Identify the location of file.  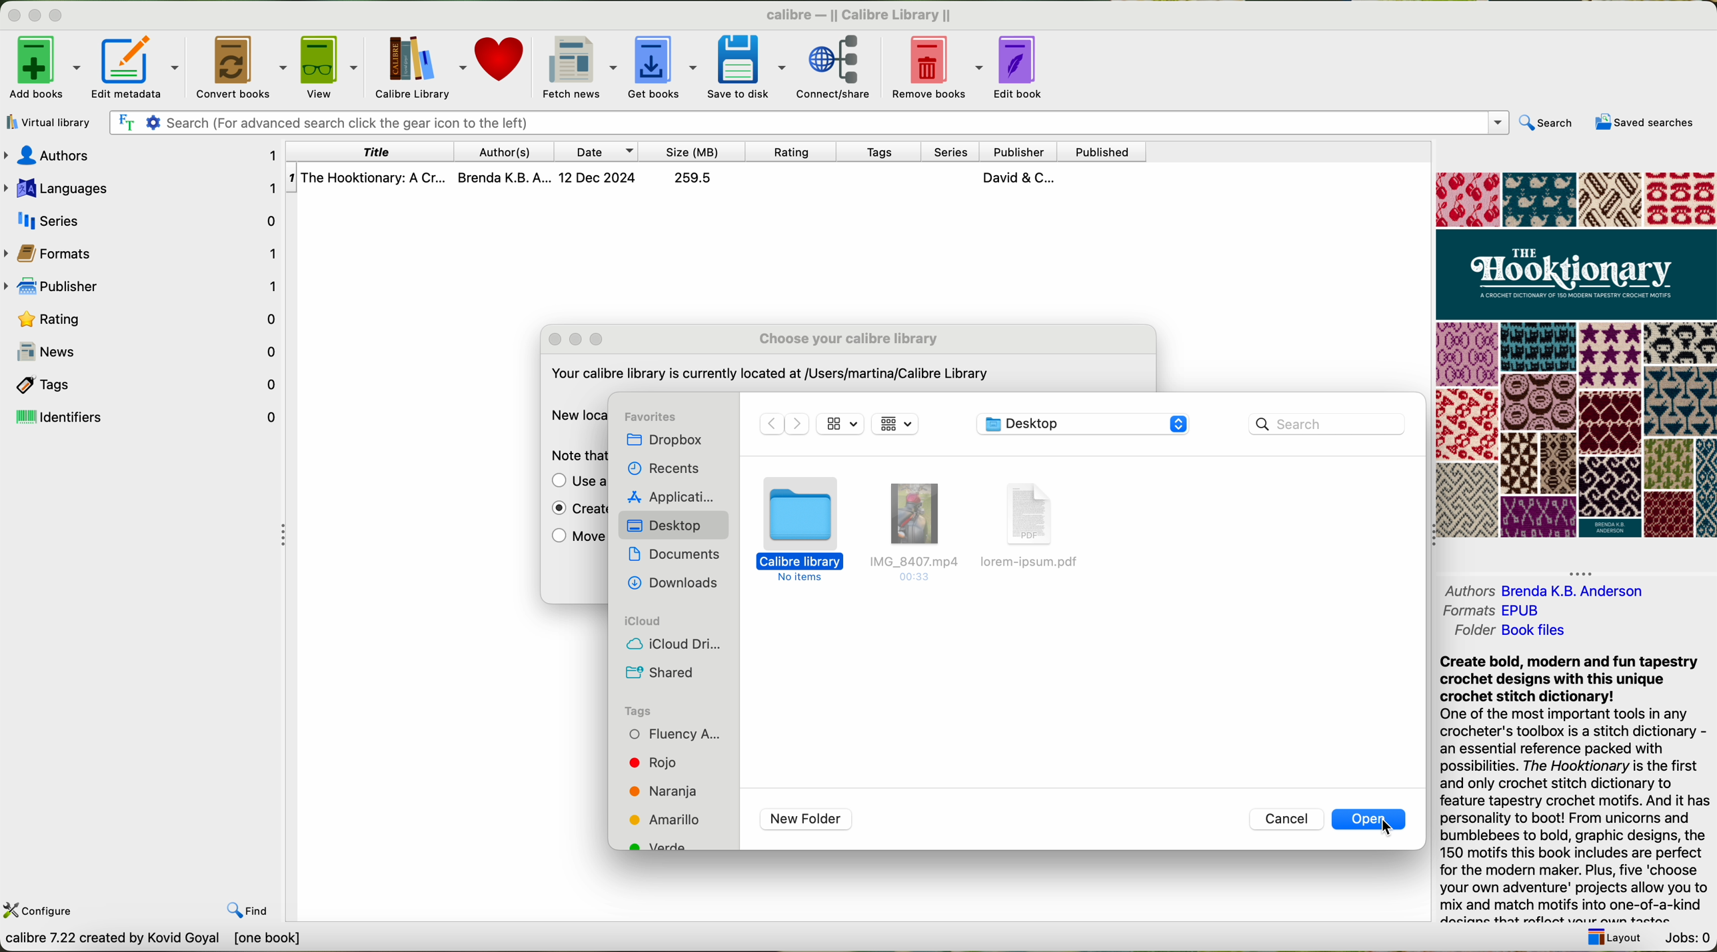
(1031, 527).